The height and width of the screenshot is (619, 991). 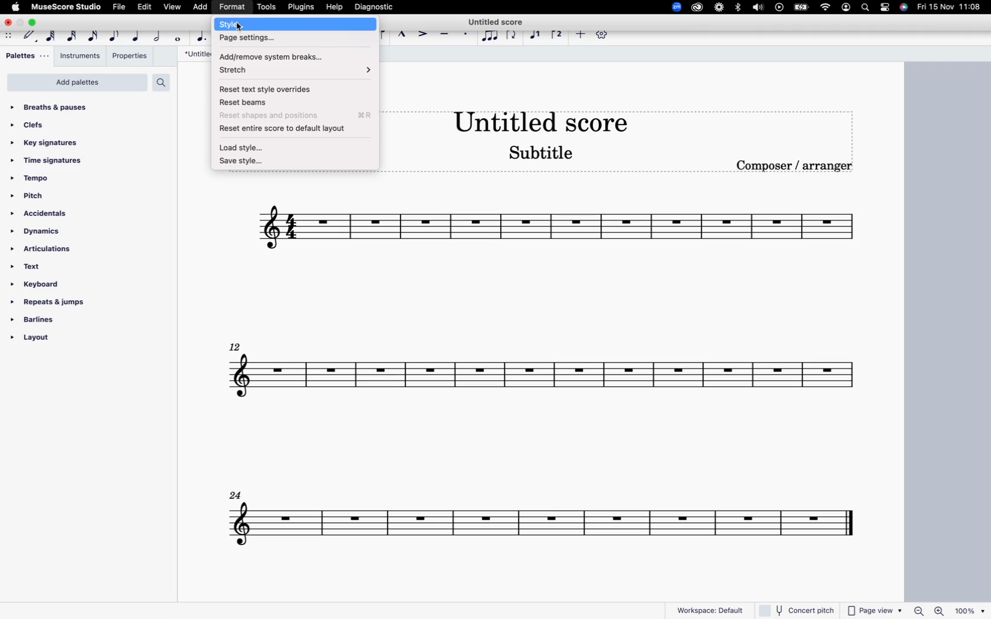 I want to click on more, so click(x=581, y=37).